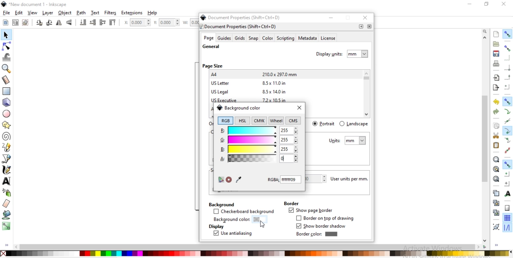 This screenshot has width=513, height=258. Describe the element at coordinates (507, 208) in the screenshot. I see `snap to page border` at that location.